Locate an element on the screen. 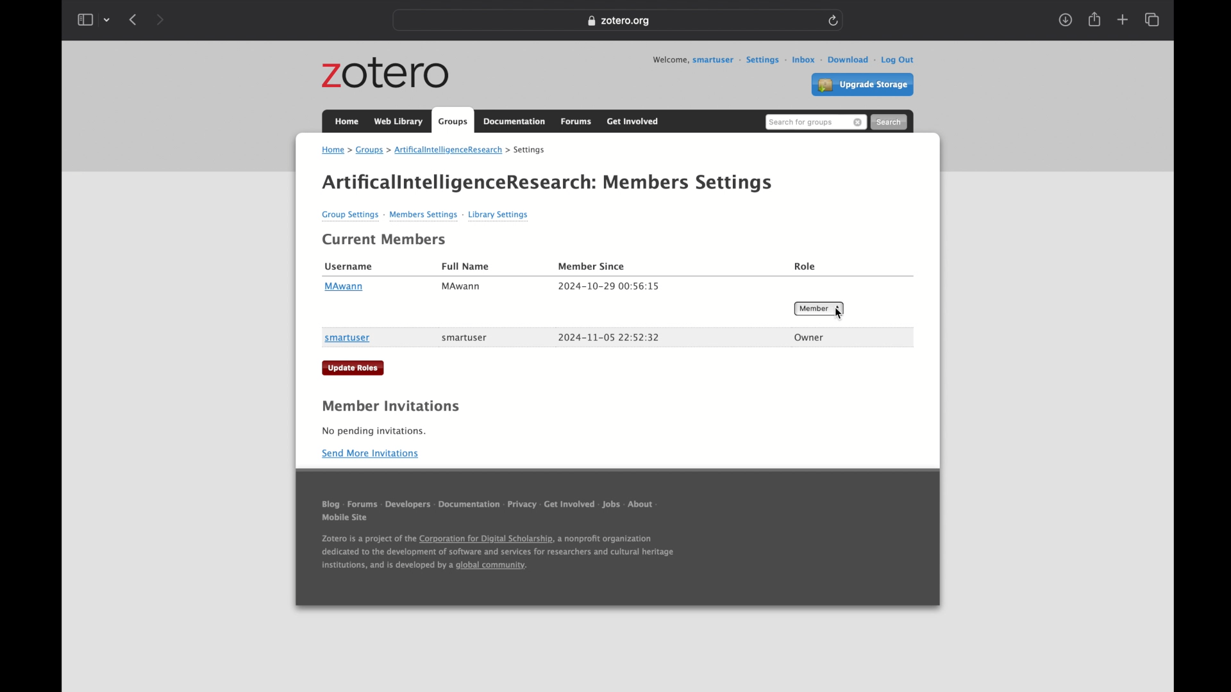 This screenshot has width=1231, height=692. role is located at coordinates (806, 267).